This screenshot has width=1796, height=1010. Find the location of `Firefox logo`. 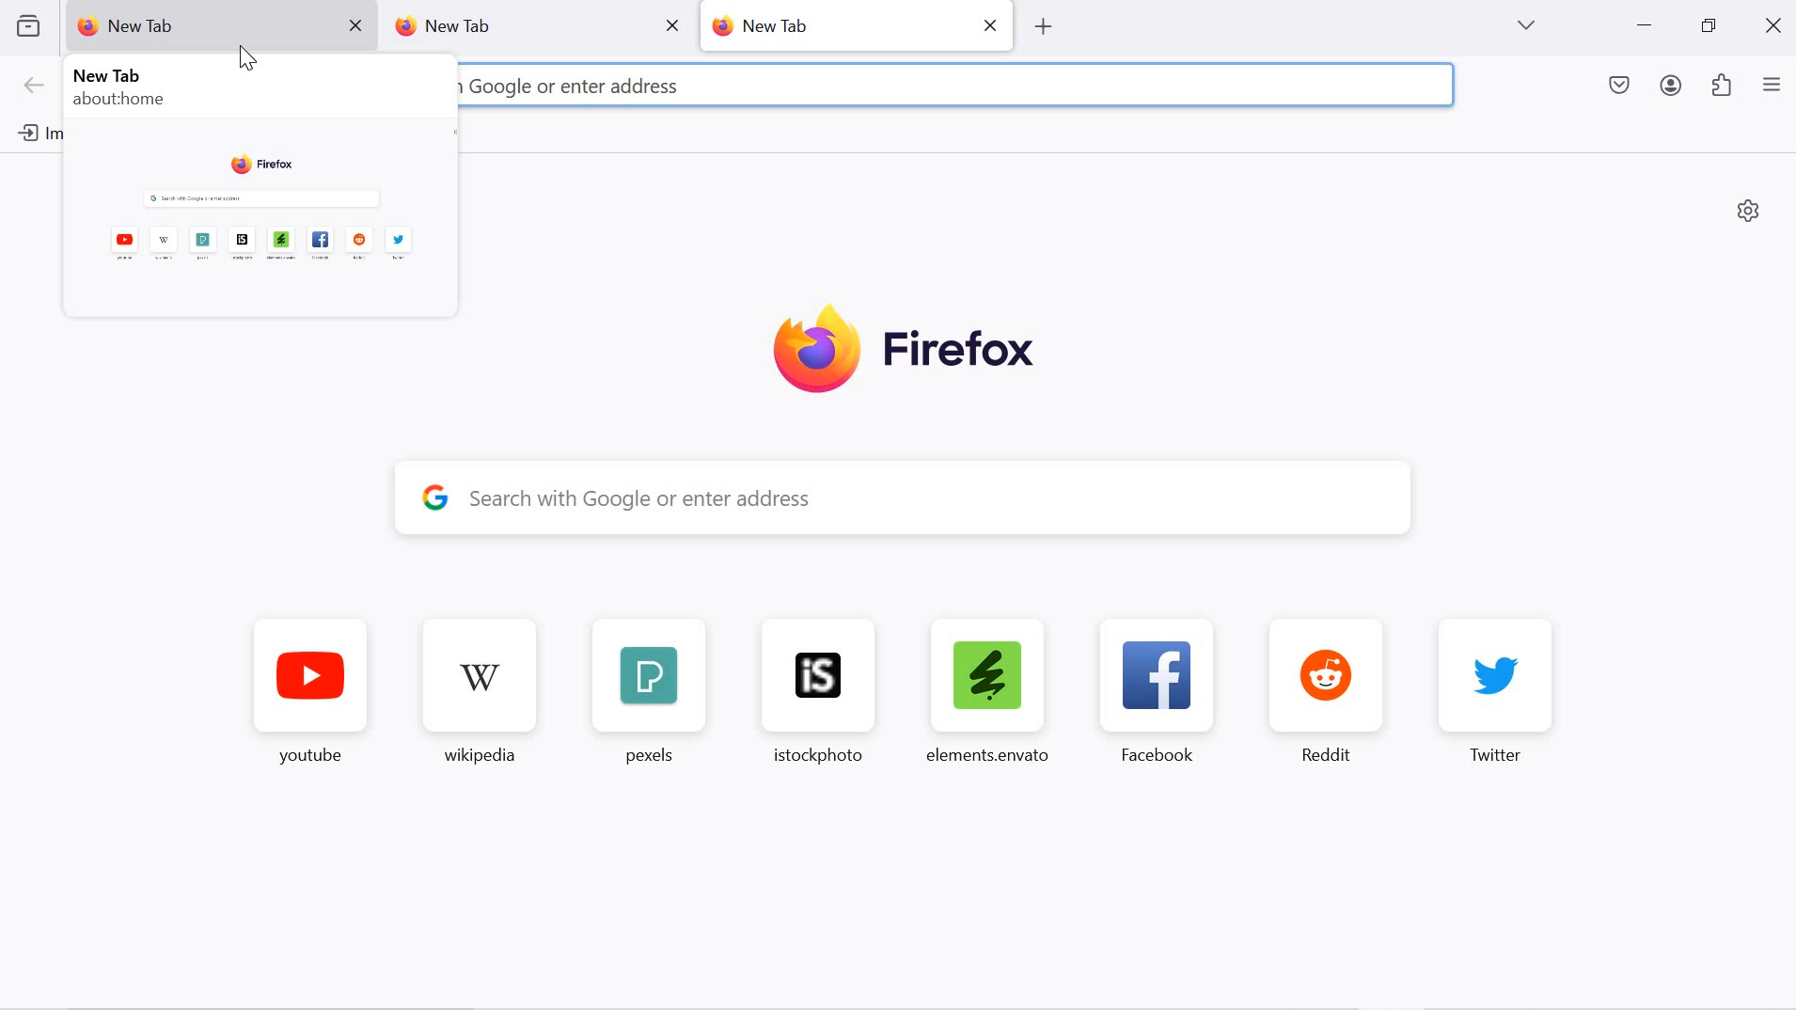

Firefox logo is located at coordinates (904, 352).